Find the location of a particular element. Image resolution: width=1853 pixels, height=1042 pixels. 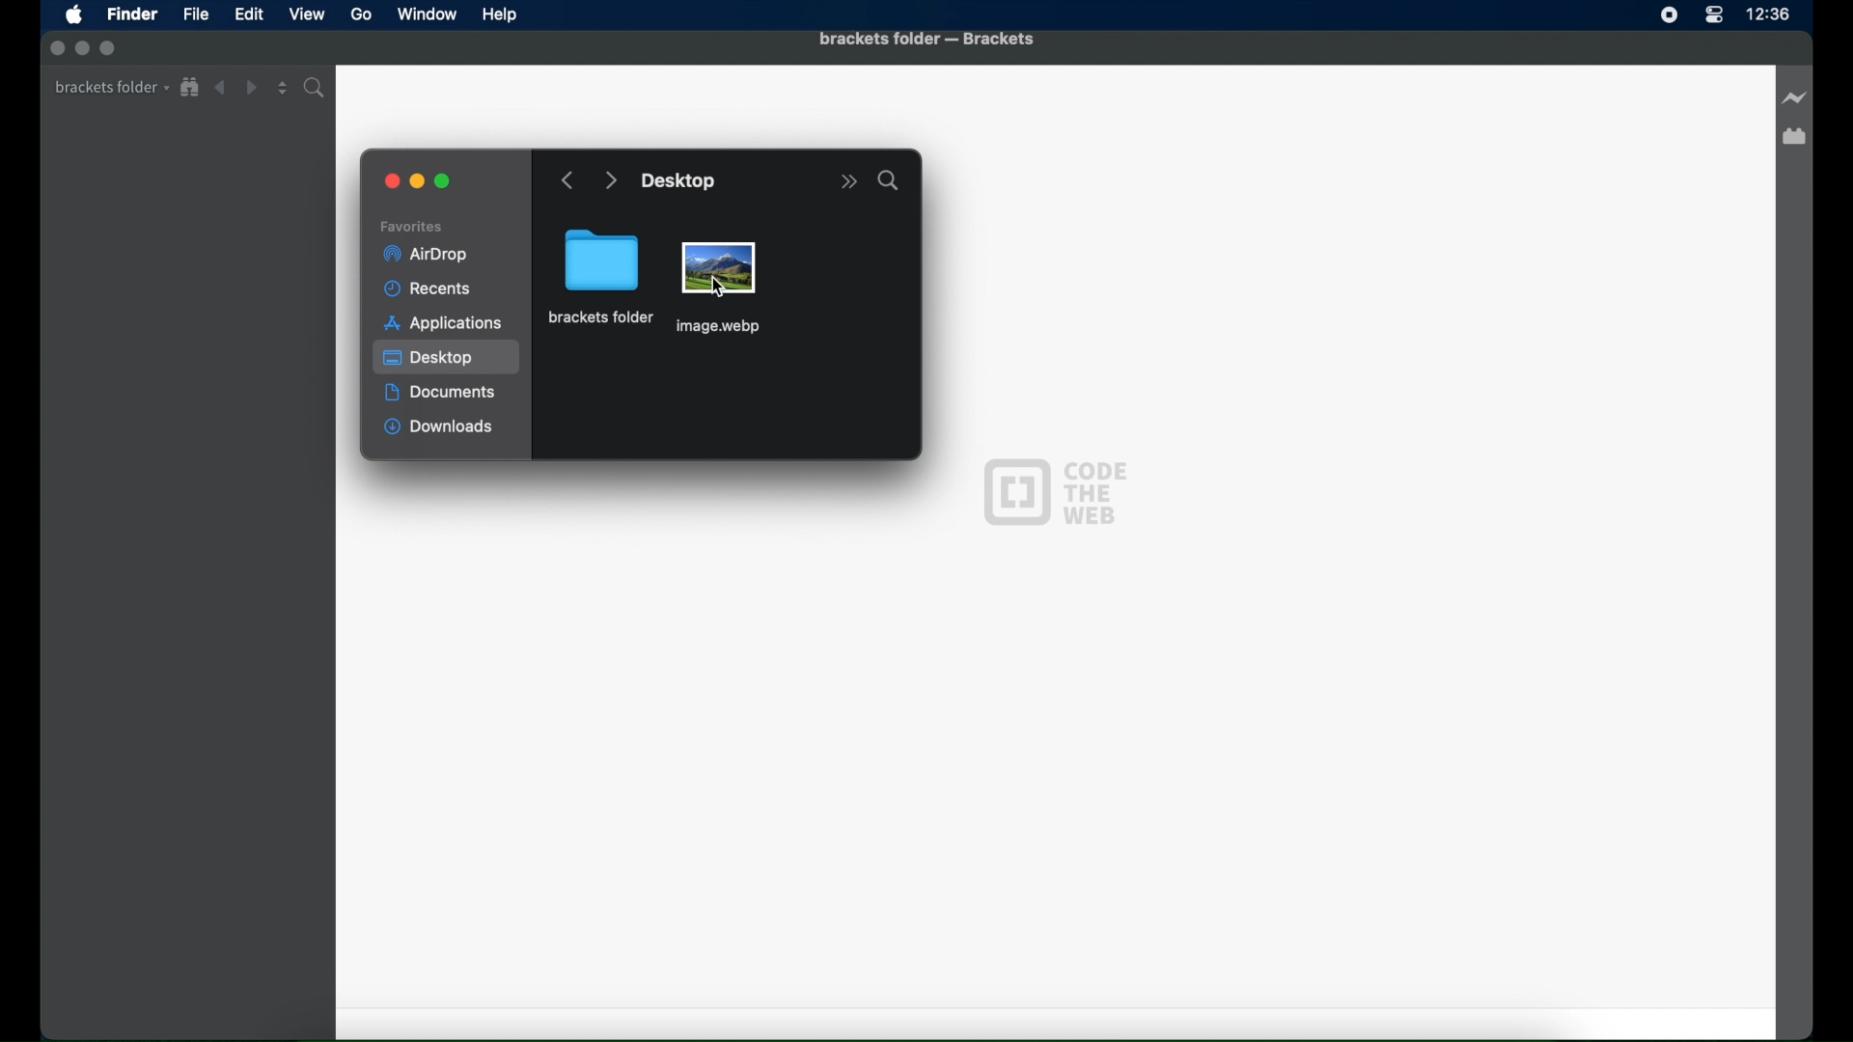

screen recorder icon is located at coordinates (1670, 16).